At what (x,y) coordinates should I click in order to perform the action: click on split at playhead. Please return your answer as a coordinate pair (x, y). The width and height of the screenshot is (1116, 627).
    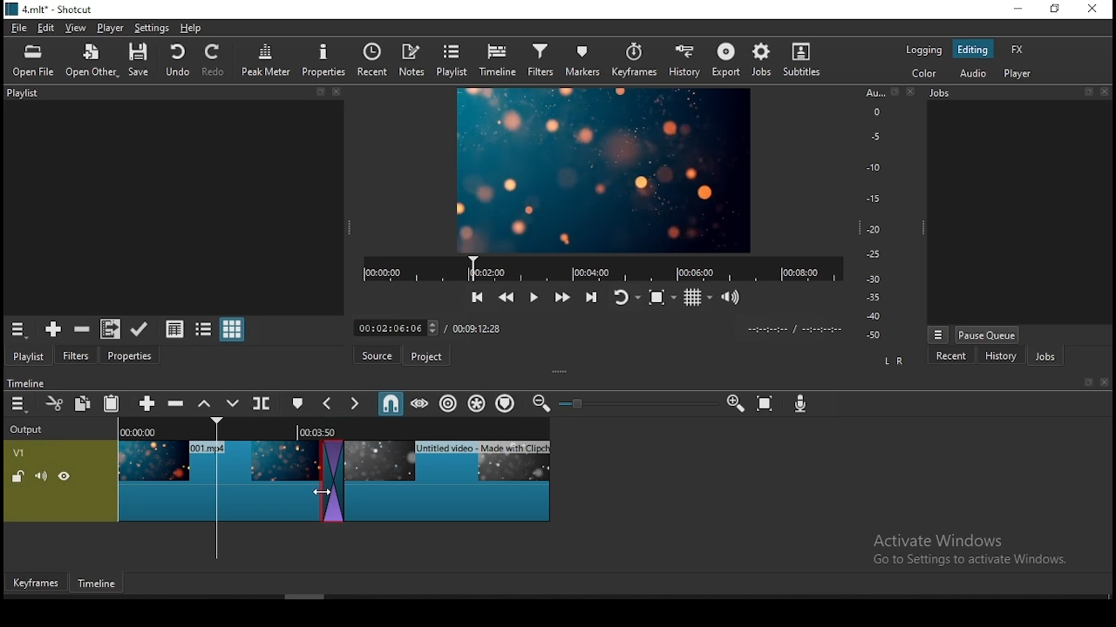
    Looking at the image, I should click on (263, 402).